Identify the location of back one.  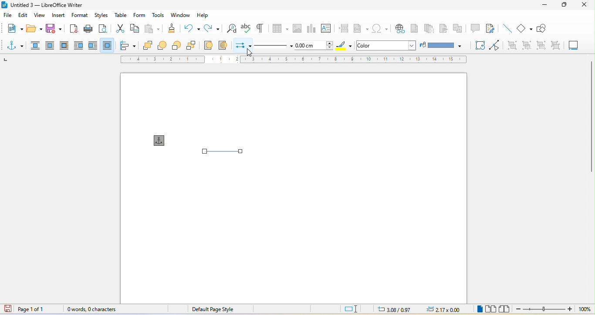
(177, 46).